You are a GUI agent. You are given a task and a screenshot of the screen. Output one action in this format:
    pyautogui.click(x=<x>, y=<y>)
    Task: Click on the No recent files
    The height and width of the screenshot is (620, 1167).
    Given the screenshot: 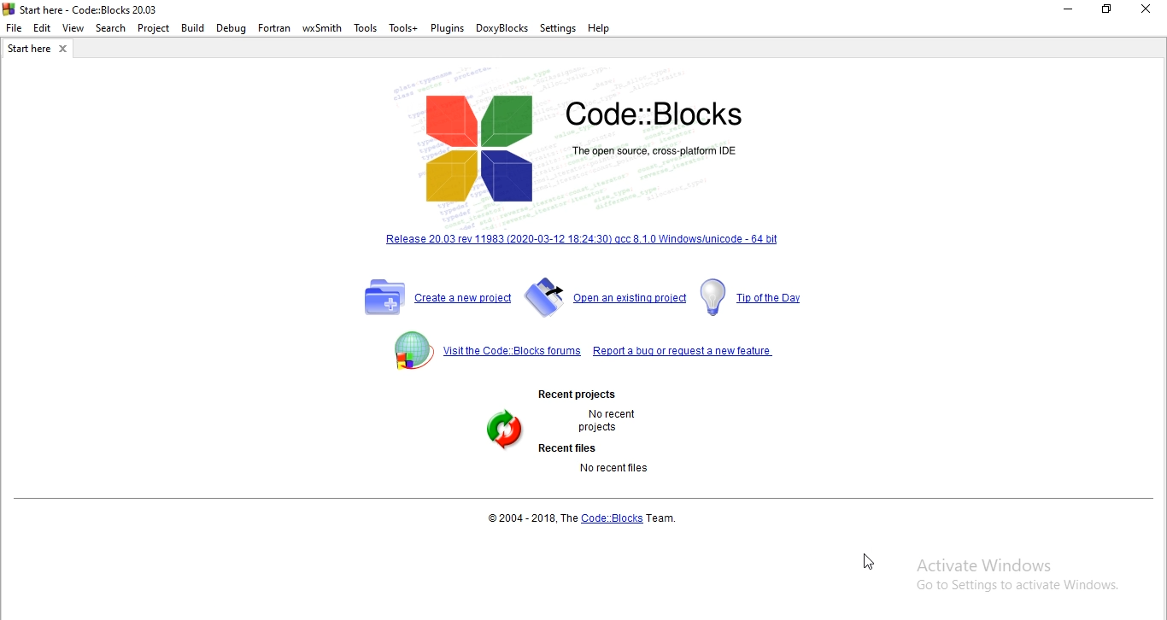 What is the action you would take?
    pyautogui.click(x=613, y=469)
    